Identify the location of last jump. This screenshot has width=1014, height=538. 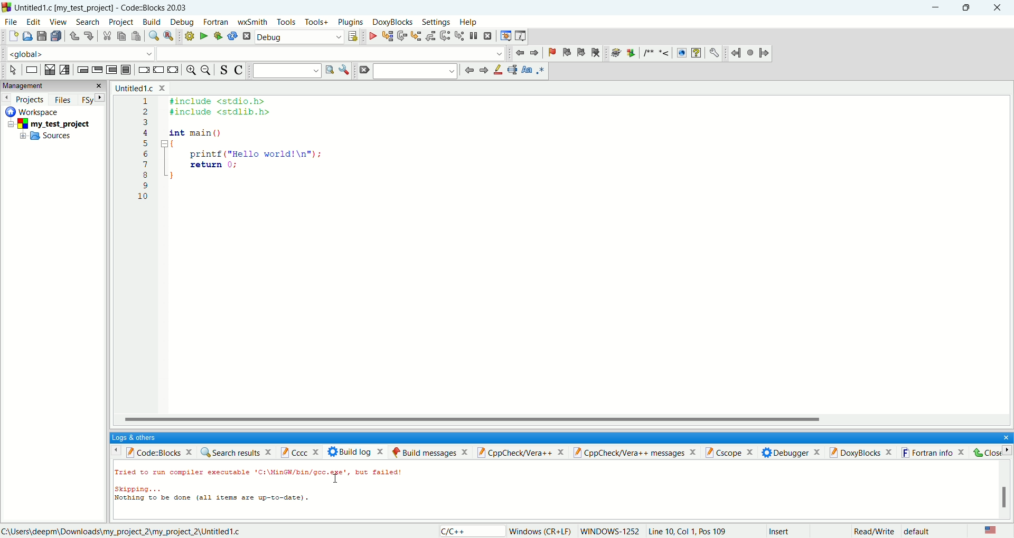
(750, 52).